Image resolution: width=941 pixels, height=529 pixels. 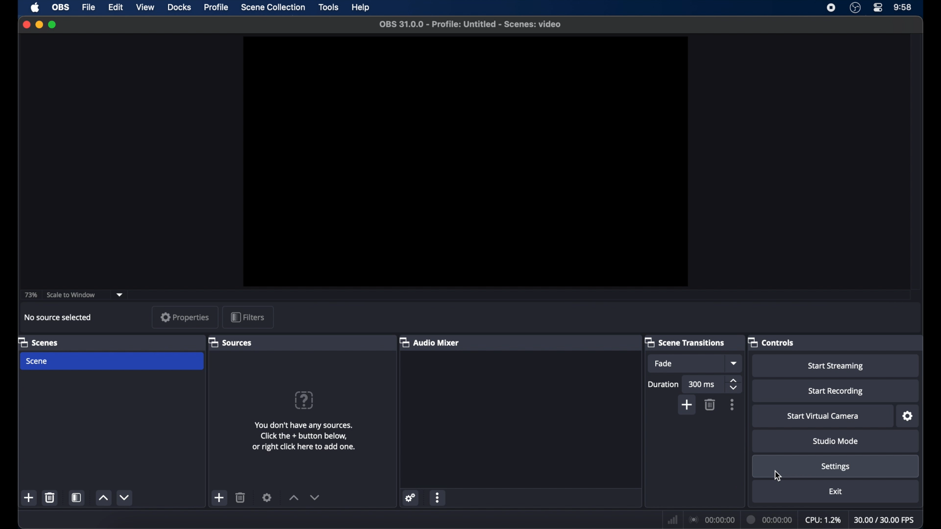 What do you see at coordinates (777, 476) in the screenshot?
I see `cursor` at bounding box center [777, 476].